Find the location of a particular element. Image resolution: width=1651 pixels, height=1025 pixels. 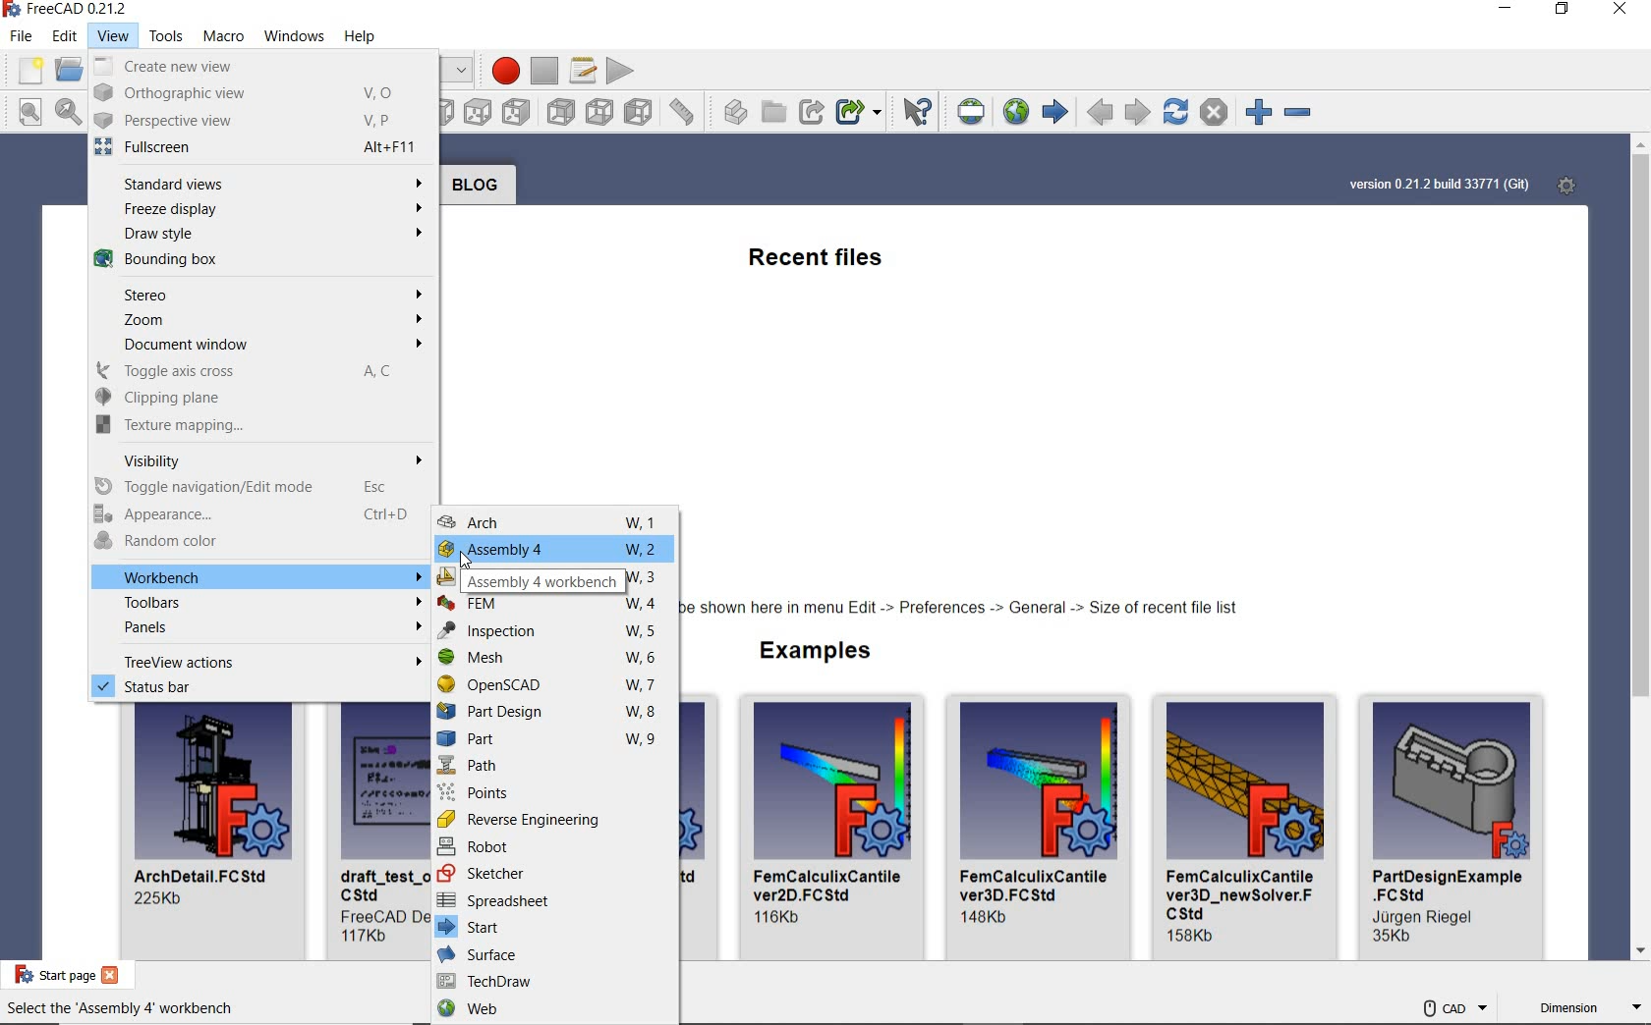

top is located at coordinates (479, 113).